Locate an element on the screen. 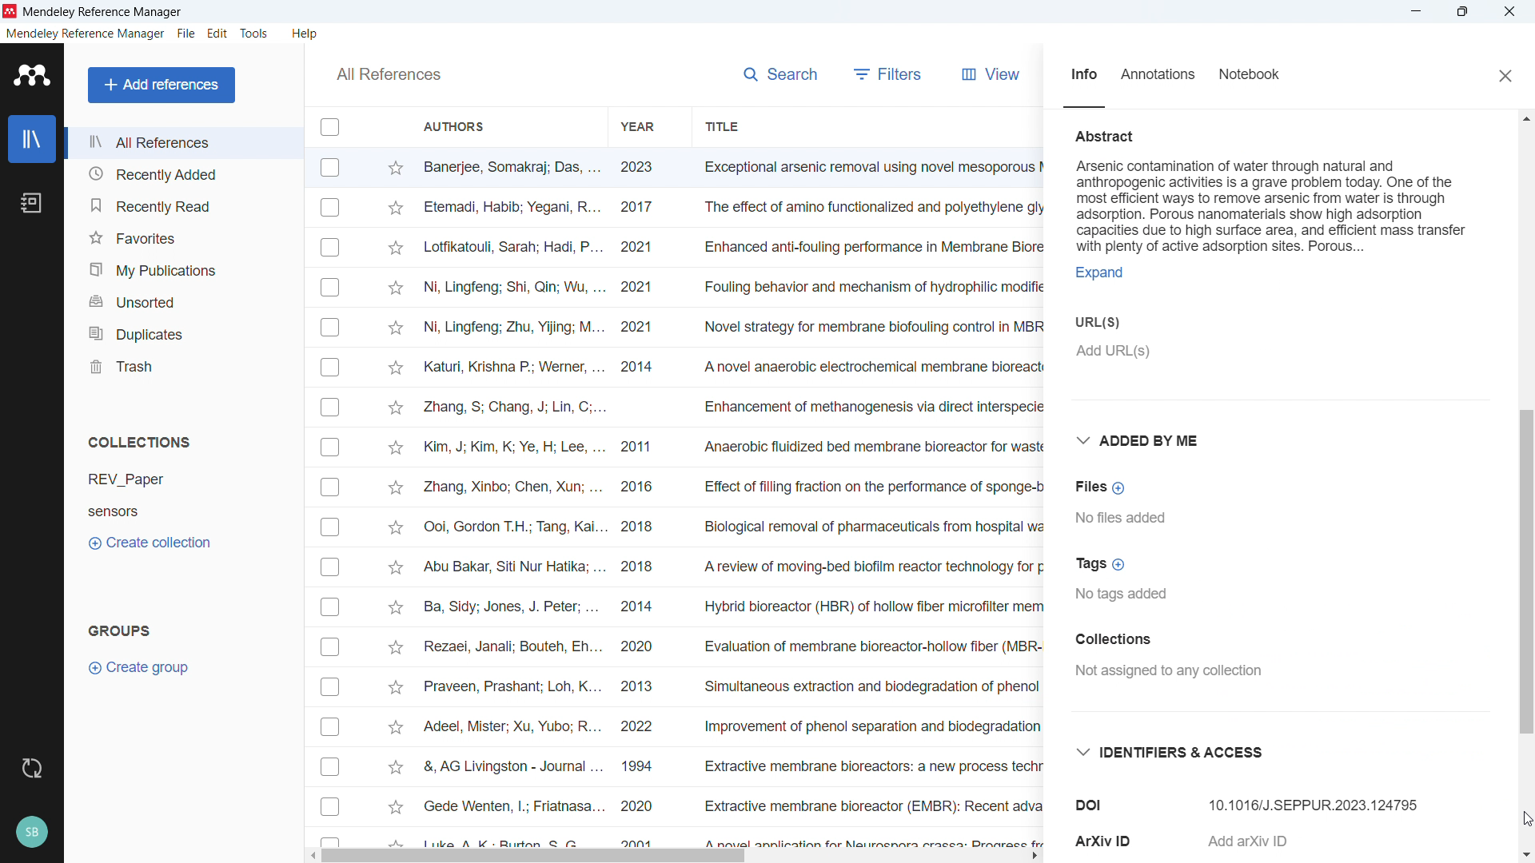  click to select individual entry is located at coordinates (333, 729).